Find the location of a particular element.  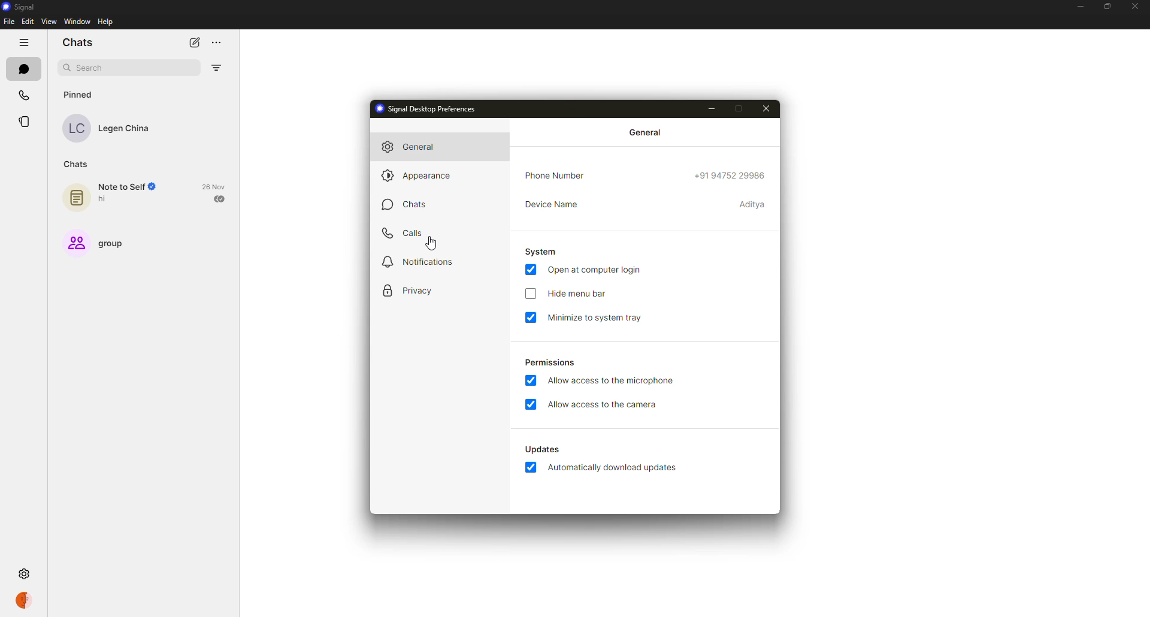

enabled is located at coordinates (534, 270).